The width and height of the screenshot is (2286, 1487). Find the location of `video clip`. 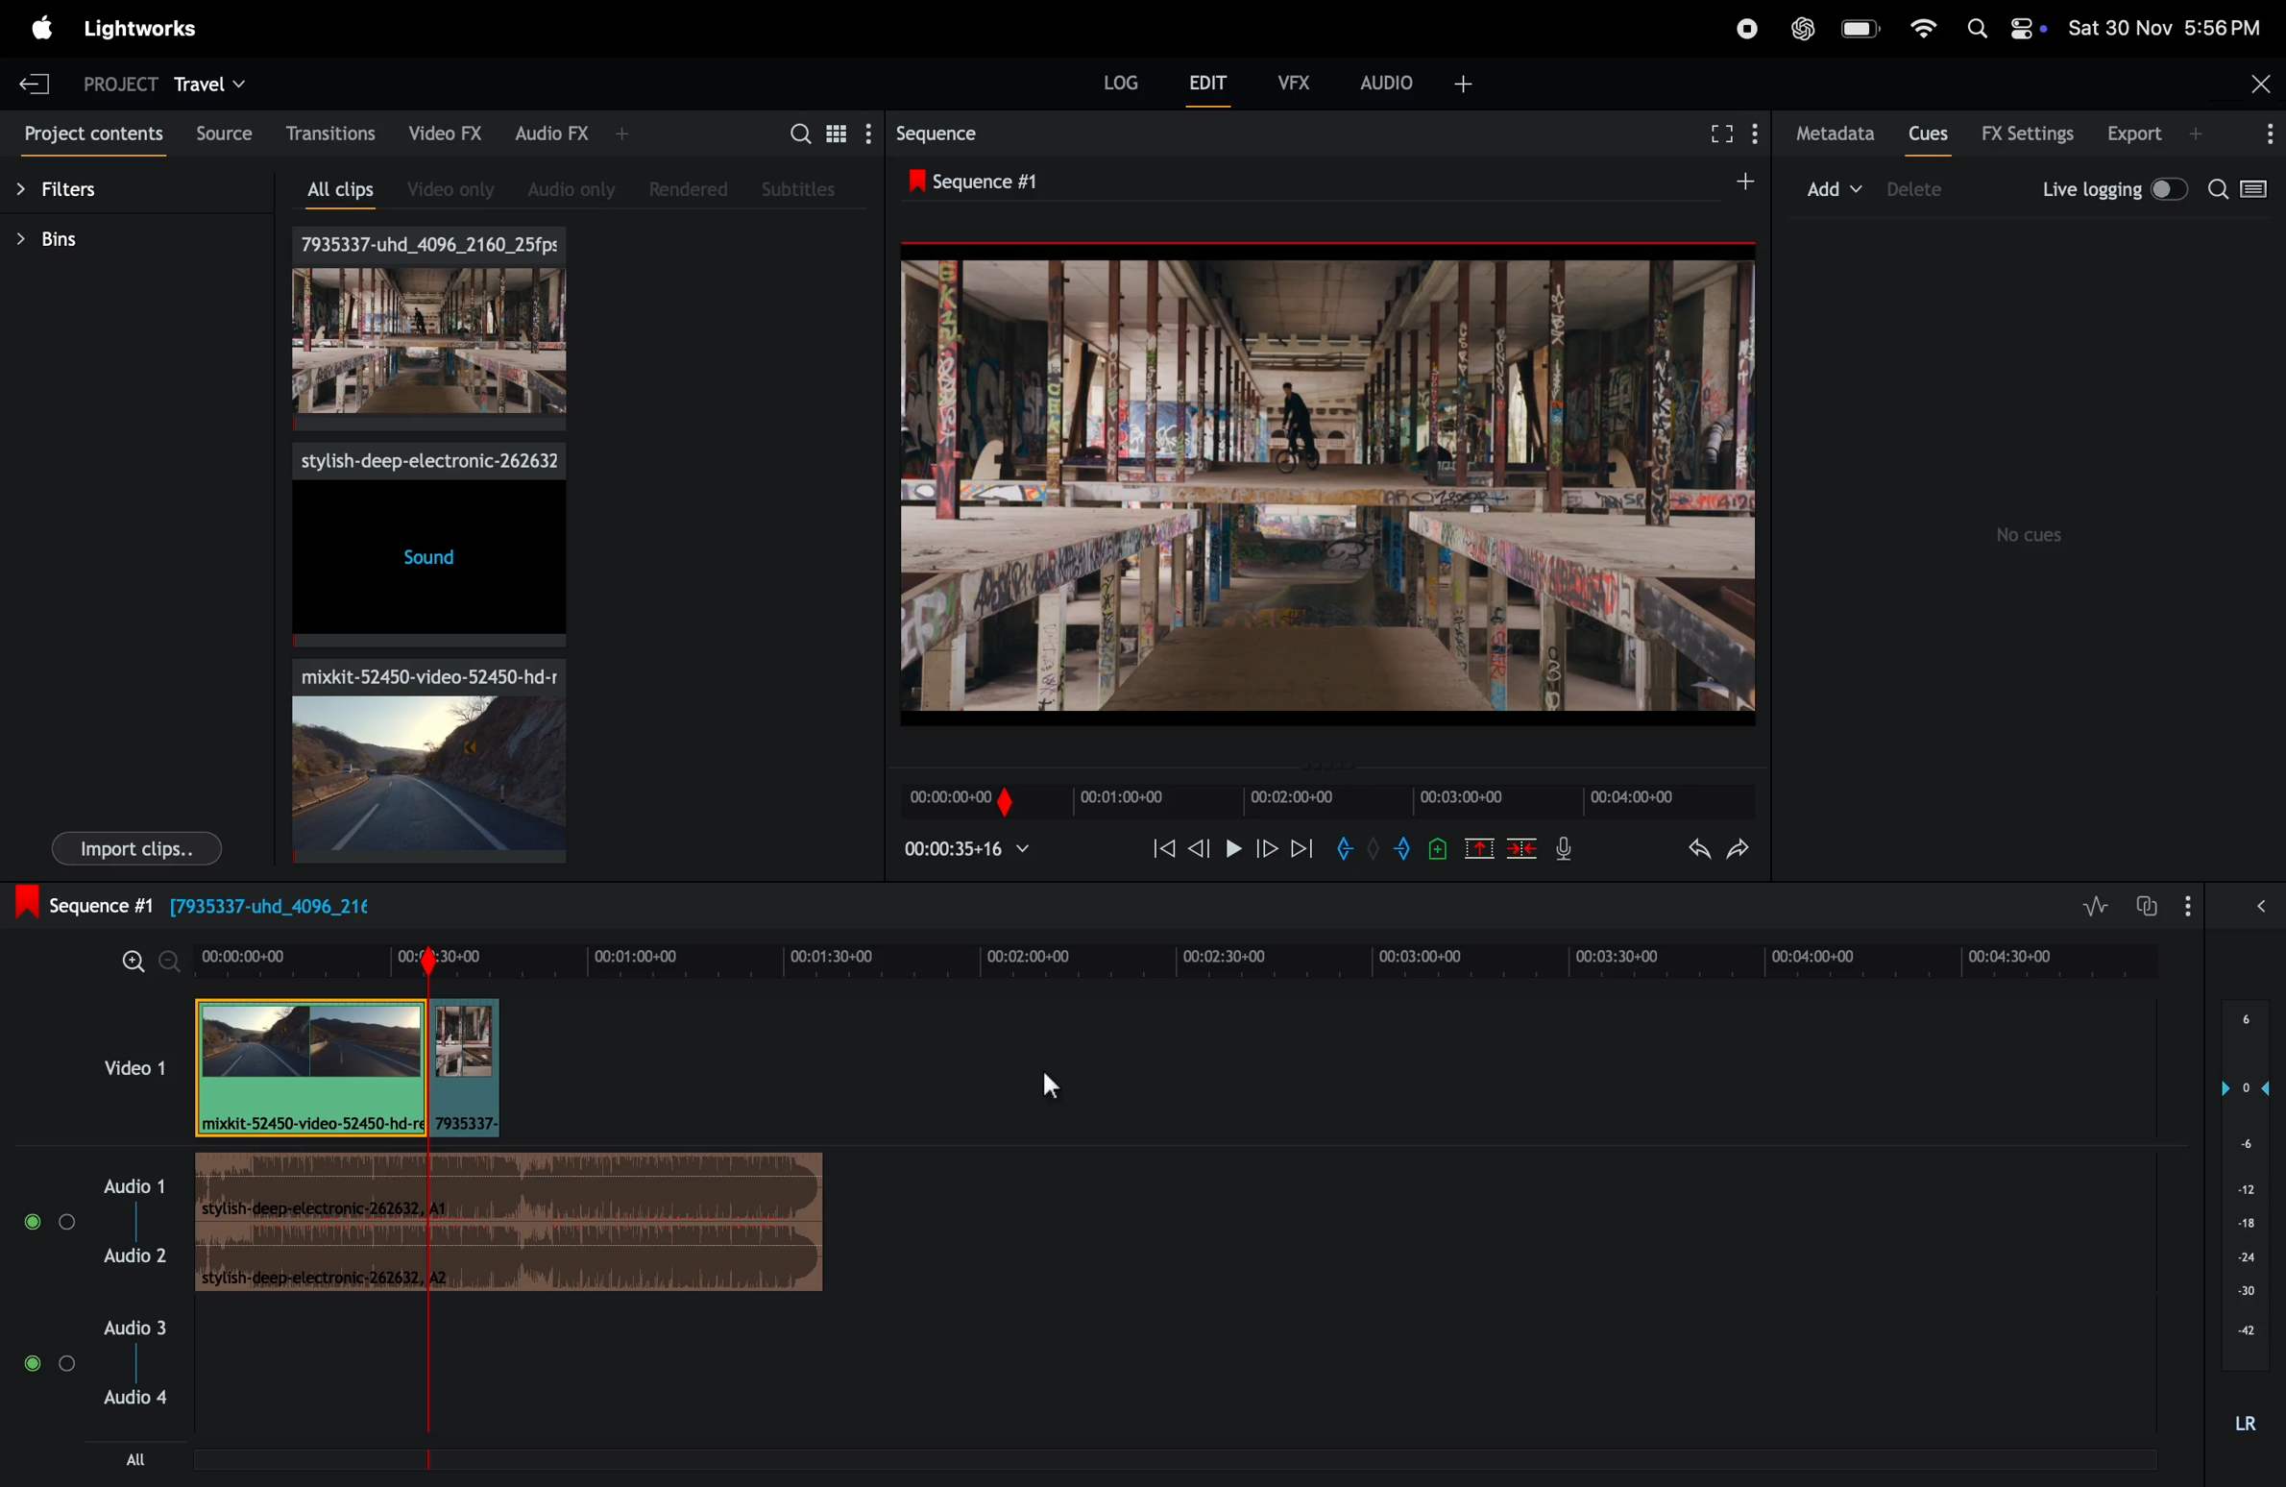

video clip is located at coordinates (309, 1067).